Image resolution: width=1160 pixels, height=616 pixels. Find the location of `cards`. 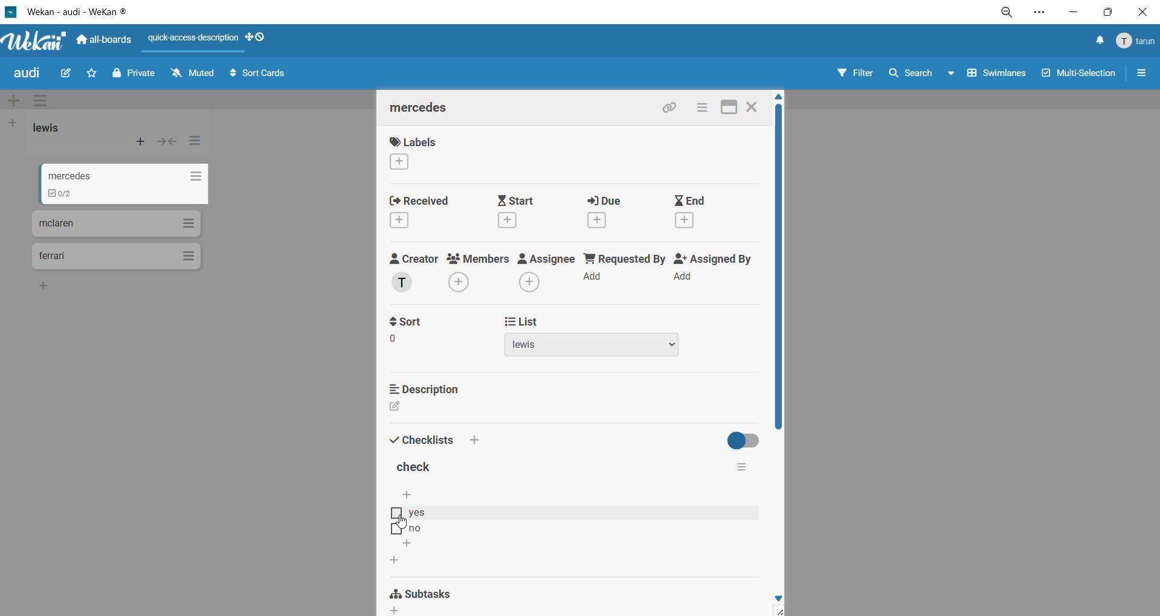

cards is located at coordinates (118, 223).